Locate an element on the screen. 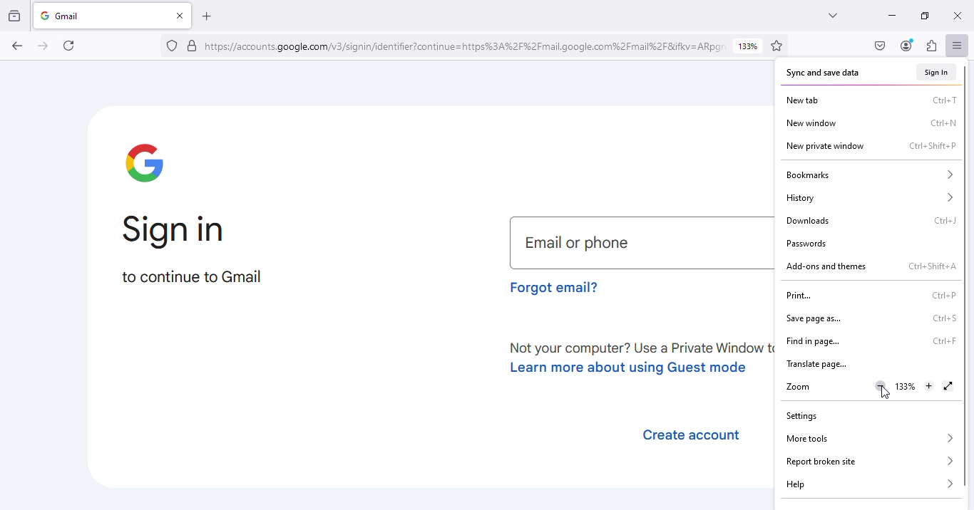 The image size is (974, 510). shortcut for save page as is located at coordinates (943, 318).